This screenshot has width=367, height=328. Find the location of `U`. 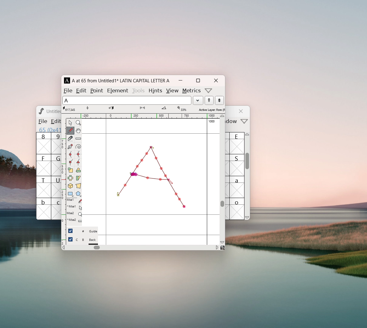

U is located at coordinates (56, 187).